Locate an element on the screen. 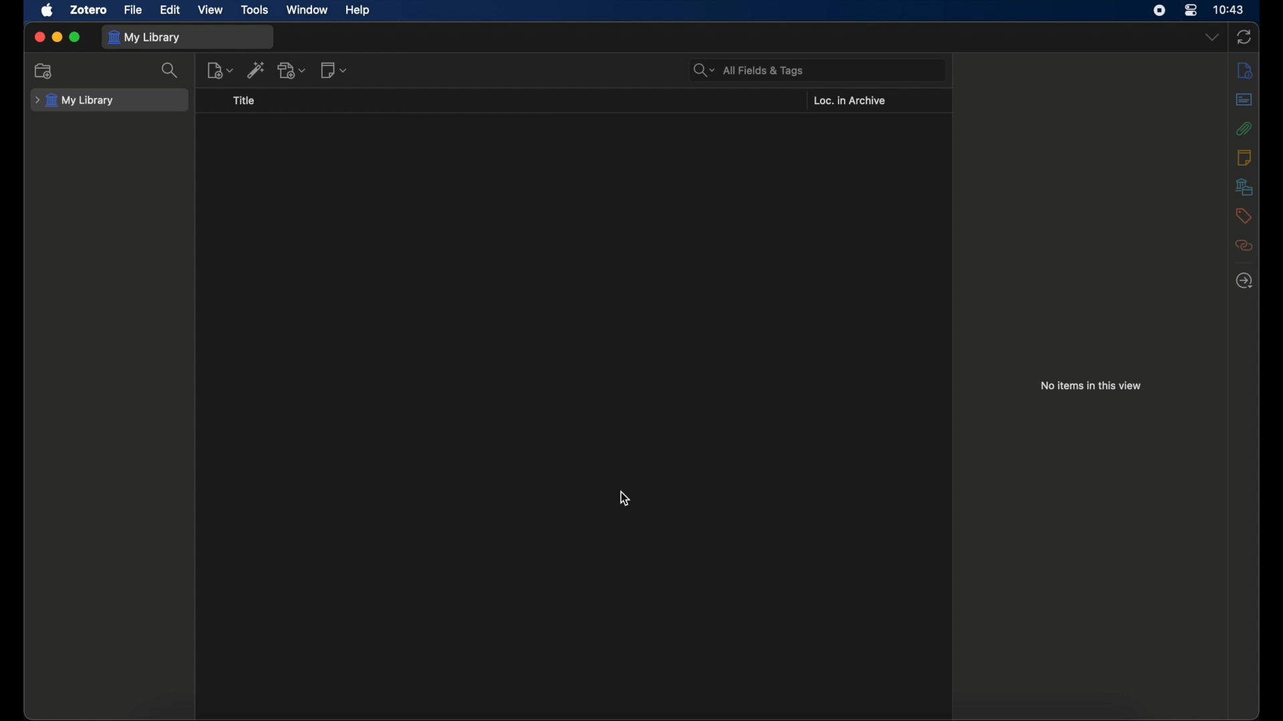  file is located at coordinates (135, 10).